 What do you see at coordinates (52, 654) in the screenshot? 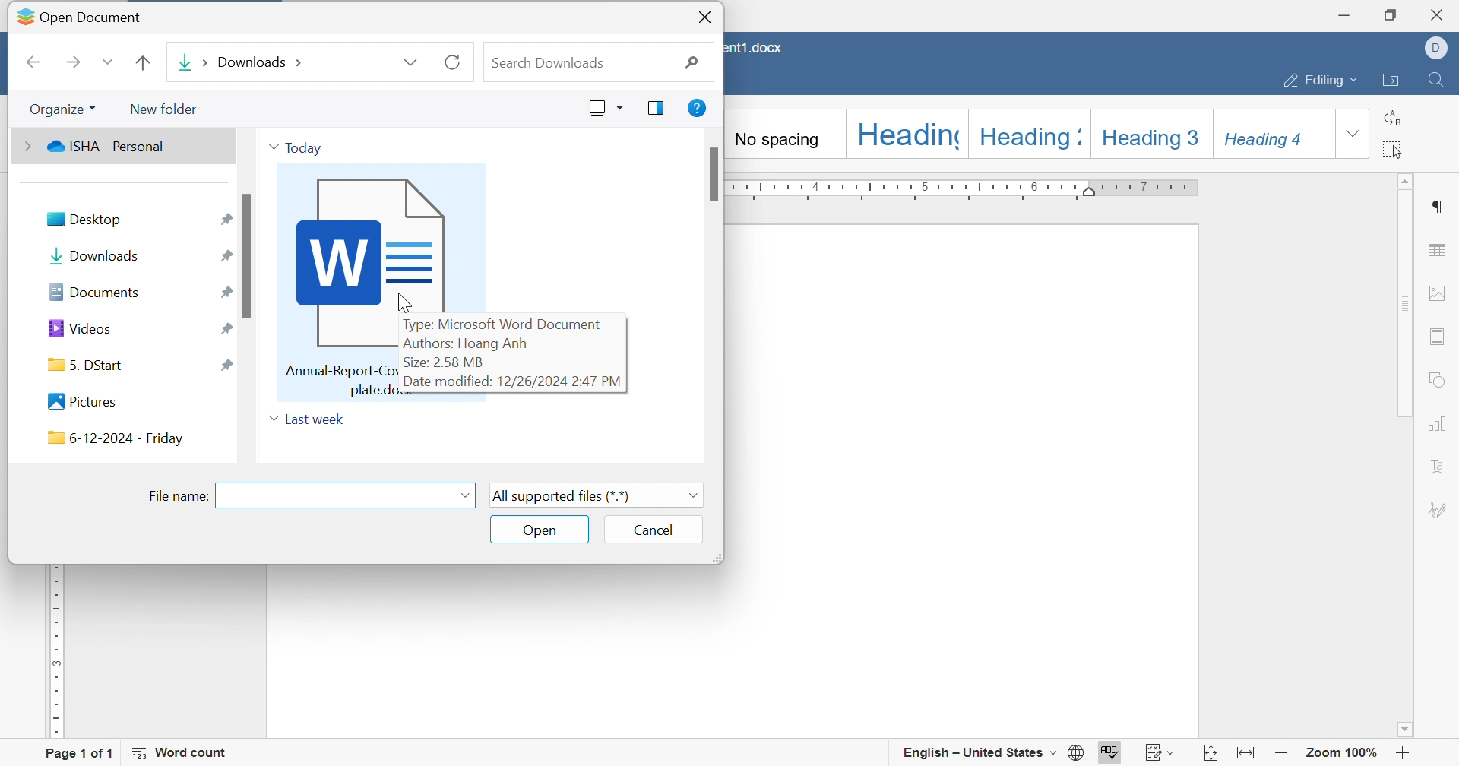
I see `Vertical ruler ` at bounding box center [52, 654].